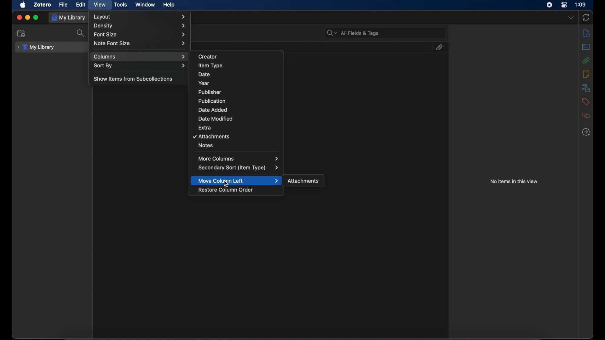  I want to click on notes, so click(206, 145).